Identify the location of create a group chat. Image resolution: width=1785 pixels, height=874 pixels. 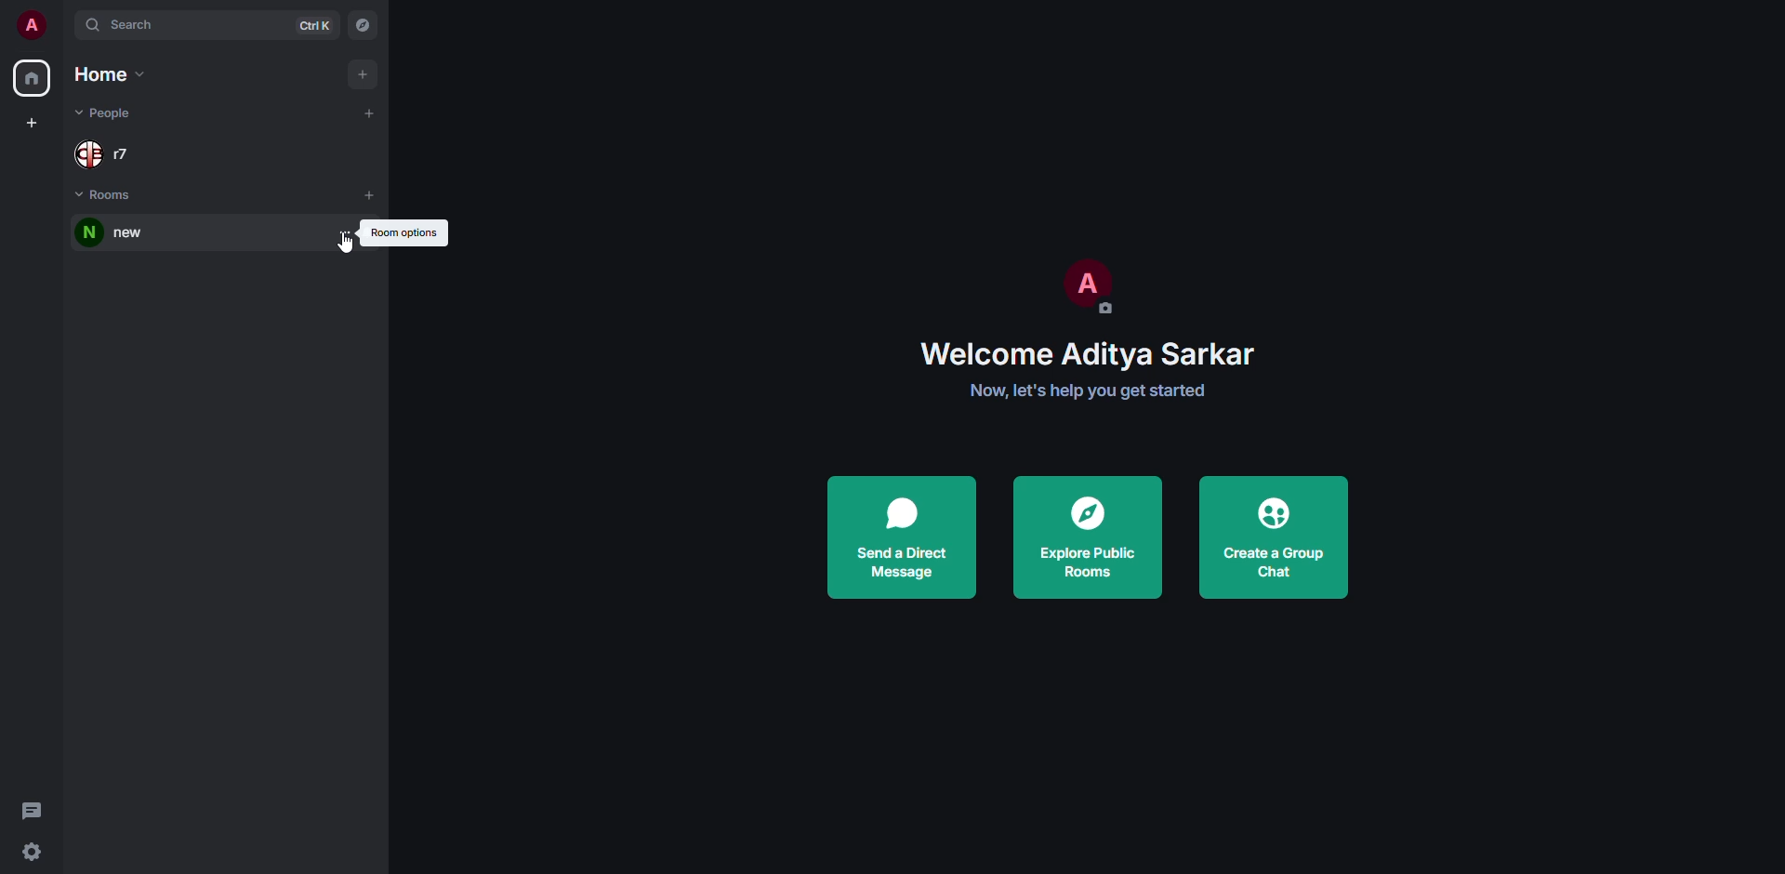
(1273, 536).